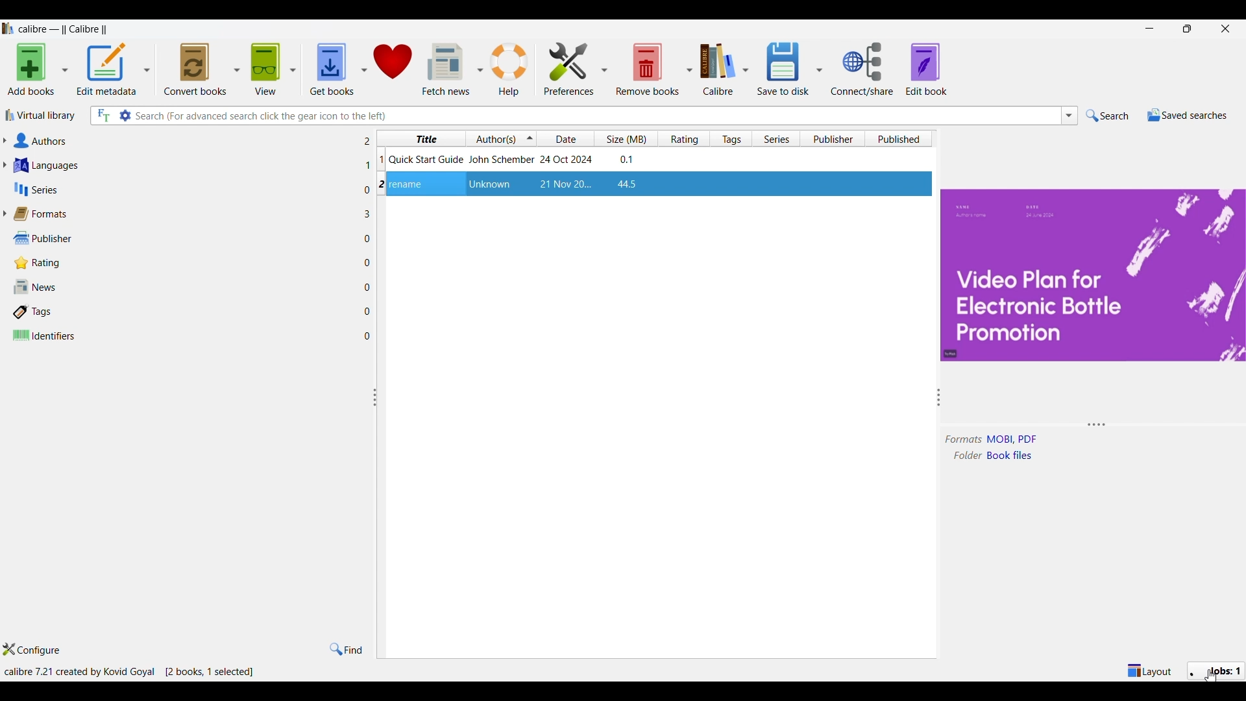  I want to click on Search, so click(1108, 116).